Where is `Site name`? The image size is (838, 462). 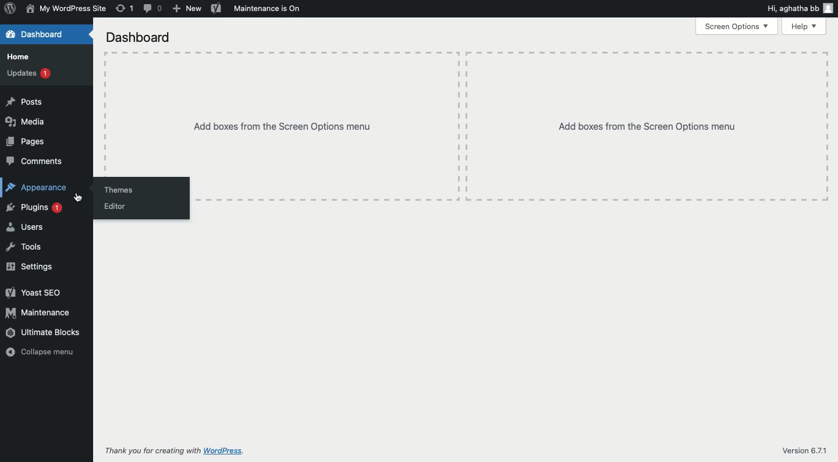
Site name is located at coordinates (64, 9).